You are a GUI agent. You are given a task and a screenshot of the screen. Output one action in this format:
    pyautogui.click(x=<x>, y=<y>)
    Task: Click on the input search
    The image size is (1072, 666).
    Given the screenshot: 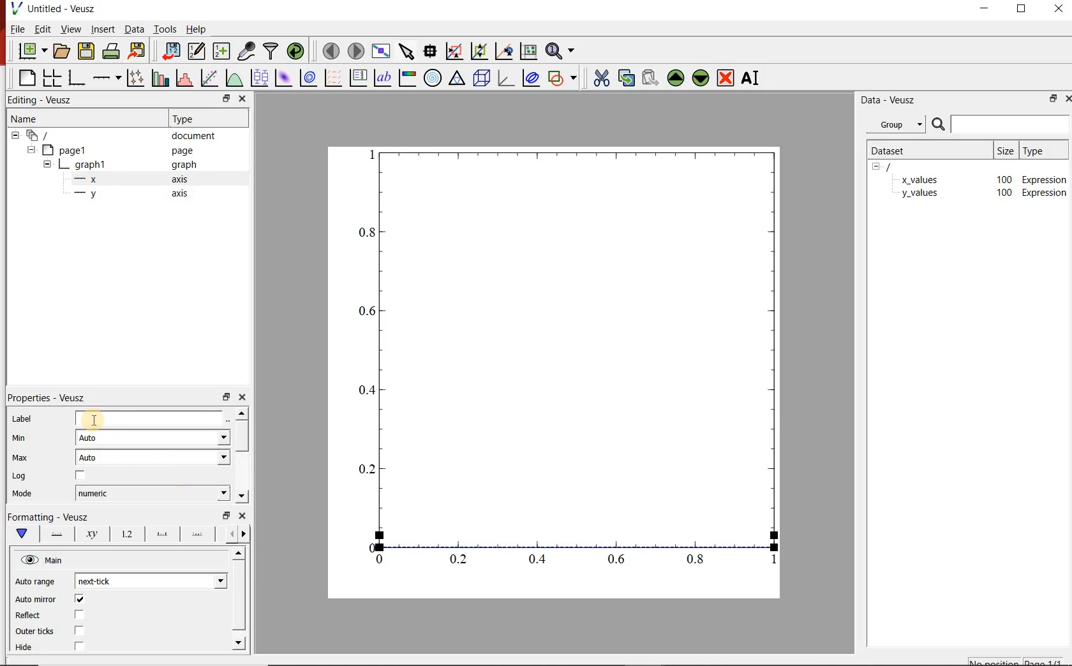 What is the action you would take?
    pyautogui.click(x=1009, y=124)
    